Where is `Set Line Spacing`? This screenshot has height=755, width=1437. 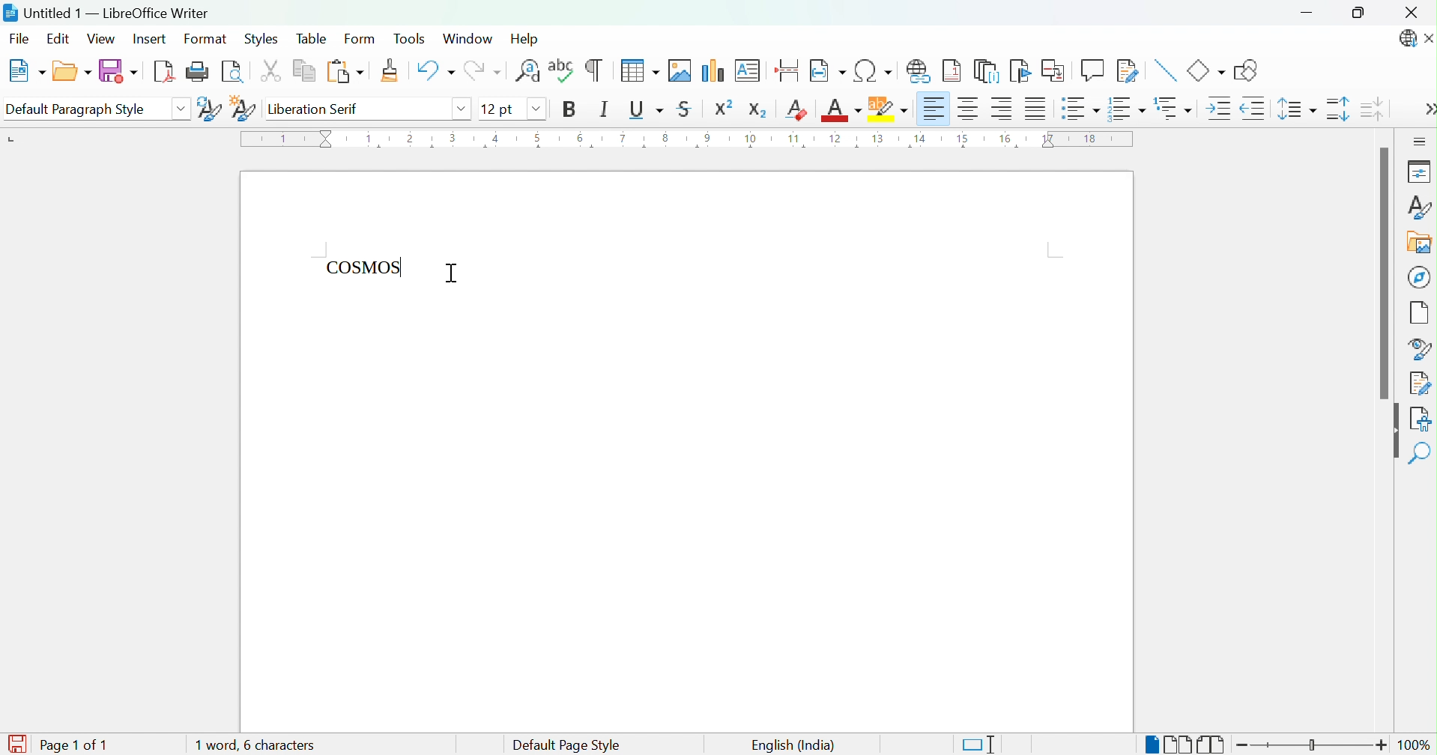
Set Line Spacing is located at coordinates (1296, 111).